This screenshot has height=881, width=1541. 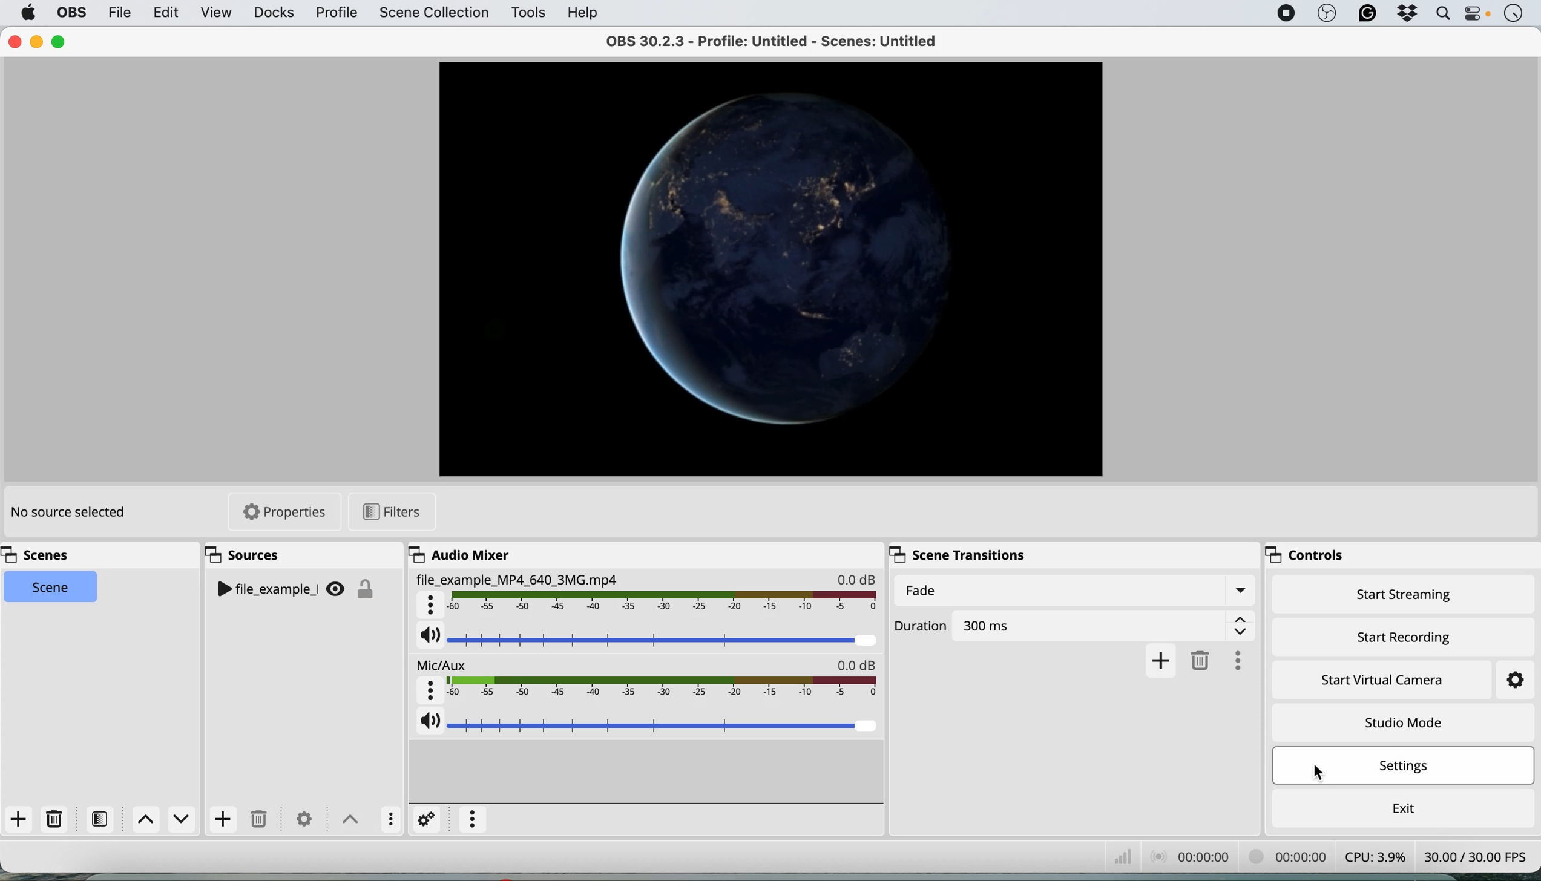 What do you see at coordinates (19, 820) in the screenshot?
I see `add scene` at bounding box center [19, 820].